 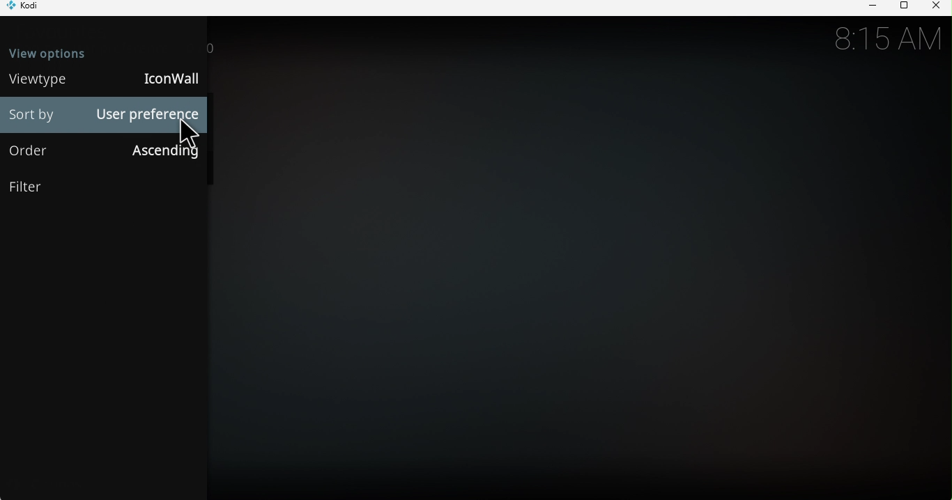 What do you see at coordinates (103, 188) in the screenshot?
I see `Filter` at bounding box center [103, 188].